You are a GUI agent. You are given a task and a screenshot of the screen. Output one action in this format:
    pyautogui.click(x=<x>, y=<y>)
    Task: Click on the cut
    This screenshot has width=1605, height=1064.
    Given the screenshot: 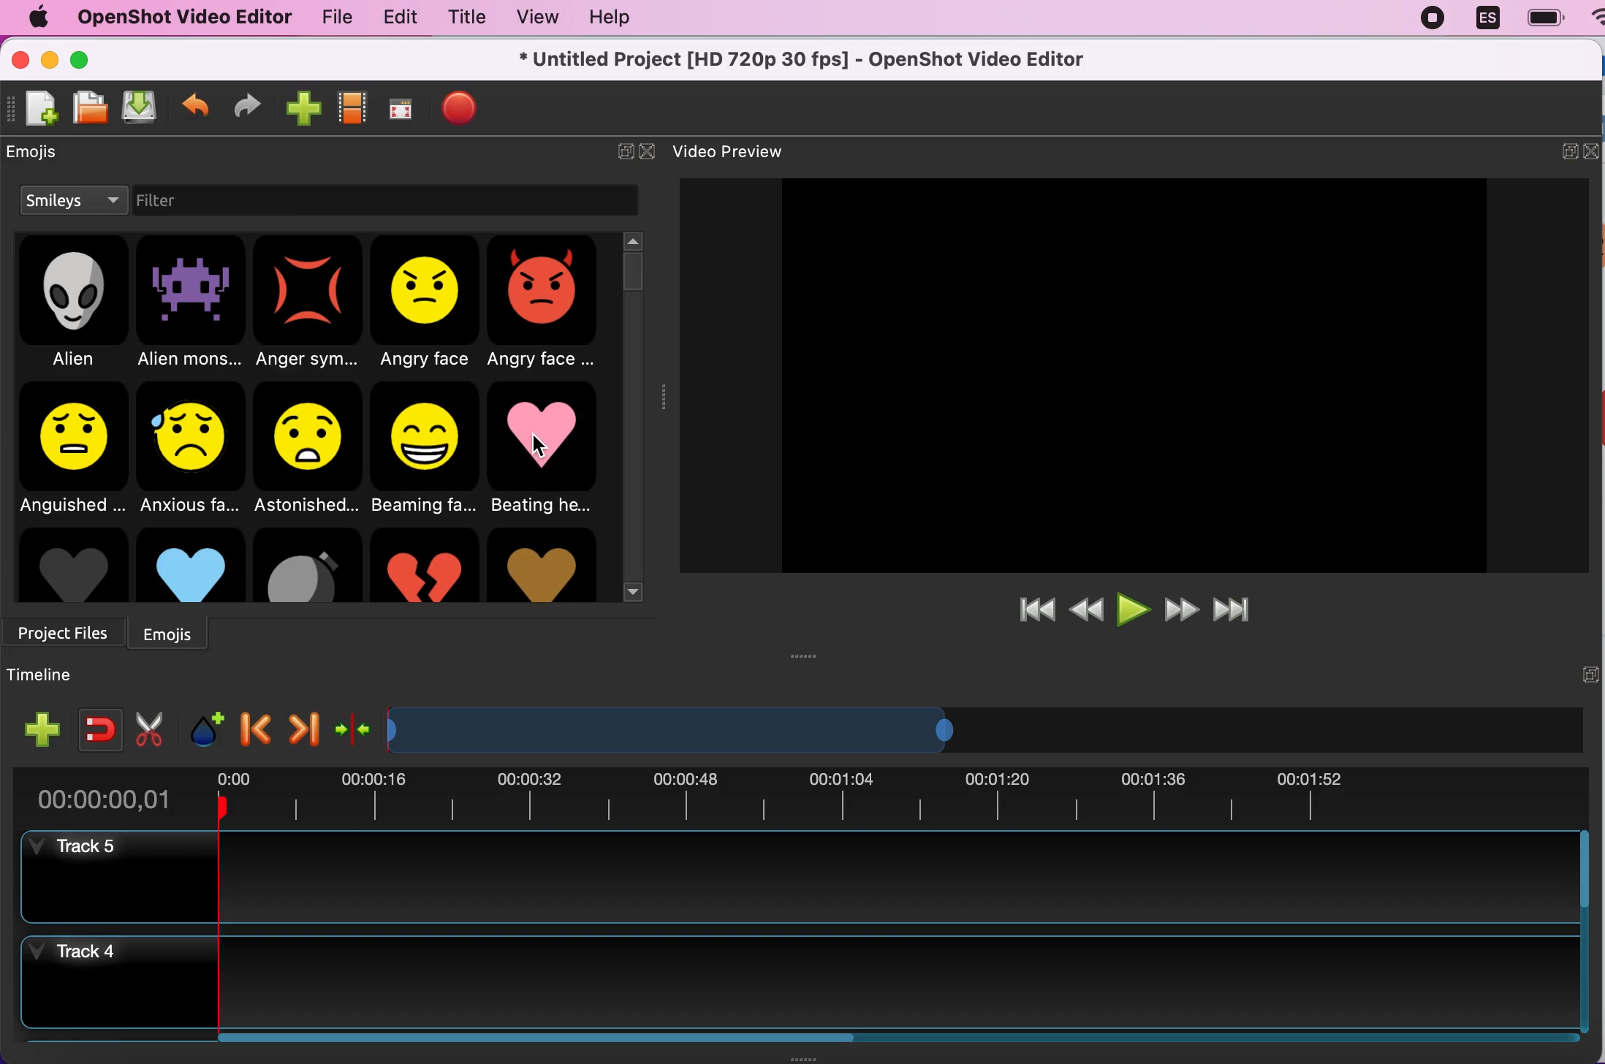 What is the action you would take?
    pyautogui.click(x=150, y=728)
    